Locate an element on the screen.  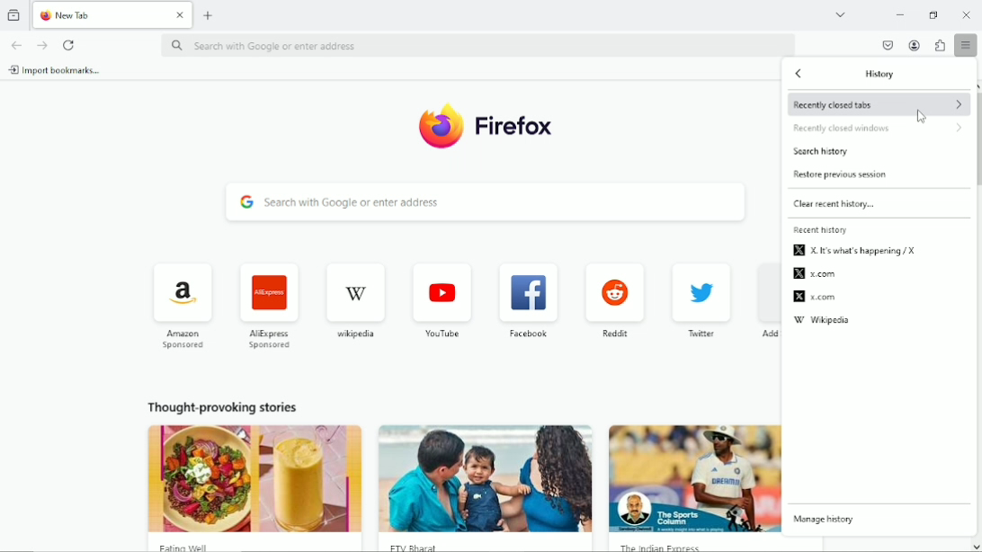
image is located at coordinates (487, 478).